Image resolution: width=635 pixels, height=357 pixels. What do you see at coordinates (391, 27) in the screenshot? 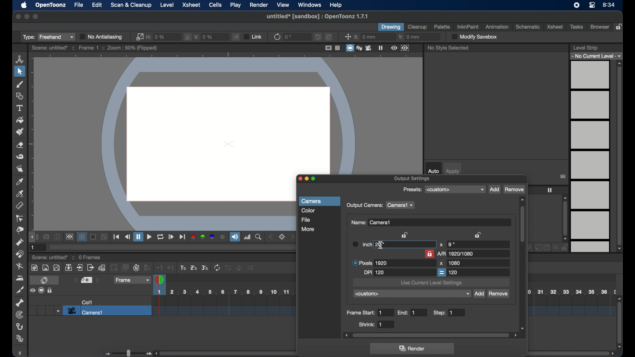
I see `drawing` at bounding box center [391, 27].